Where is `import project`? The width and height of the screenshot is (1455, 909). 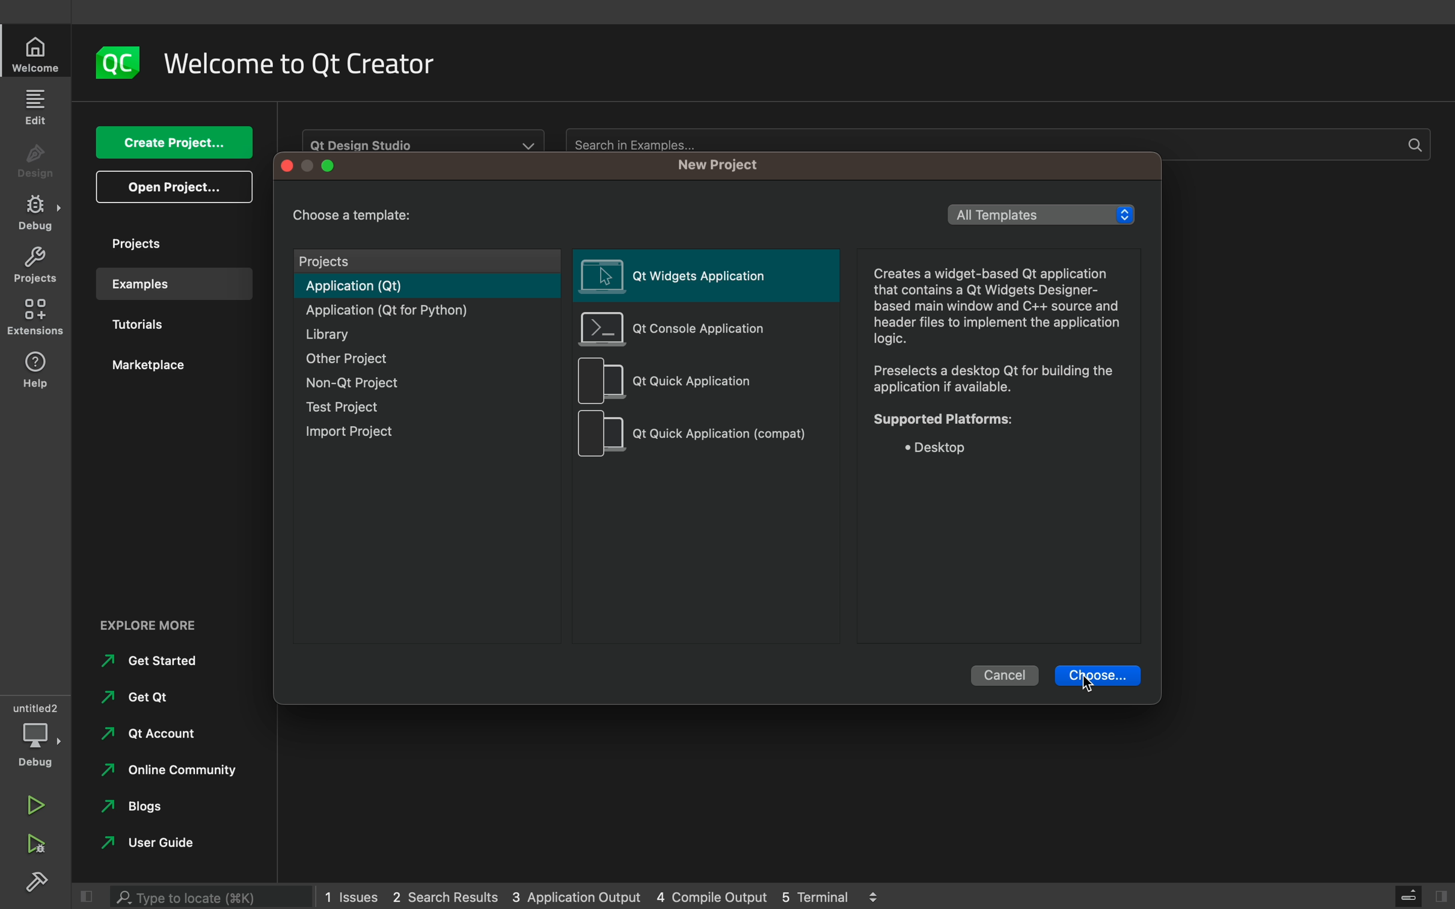 import project is located at coordinates (422, 430).